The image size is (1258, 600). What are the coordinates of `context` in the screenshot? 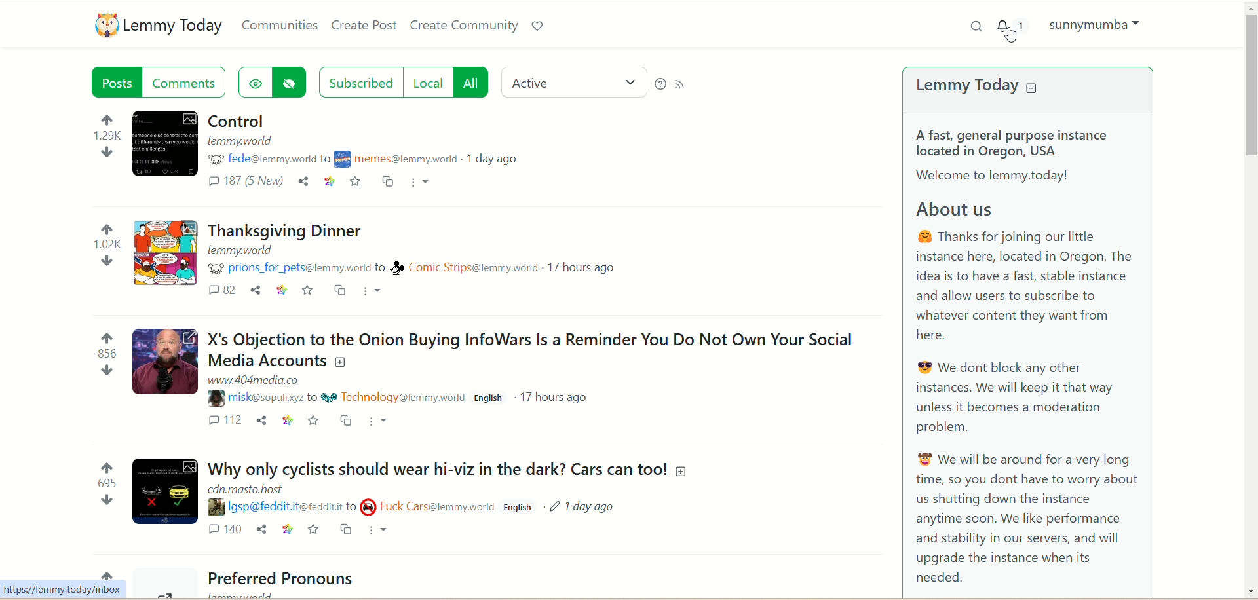 It's located at (290, 531).